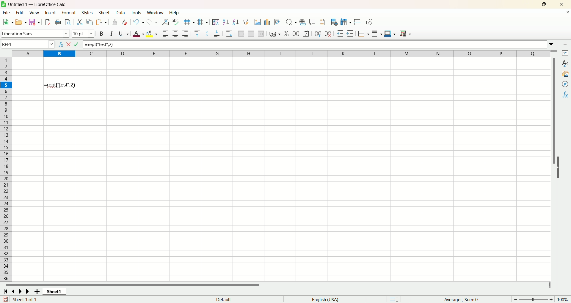 This screenshot has height=303, width=571. I want to click on REPT, so click(27, 44).